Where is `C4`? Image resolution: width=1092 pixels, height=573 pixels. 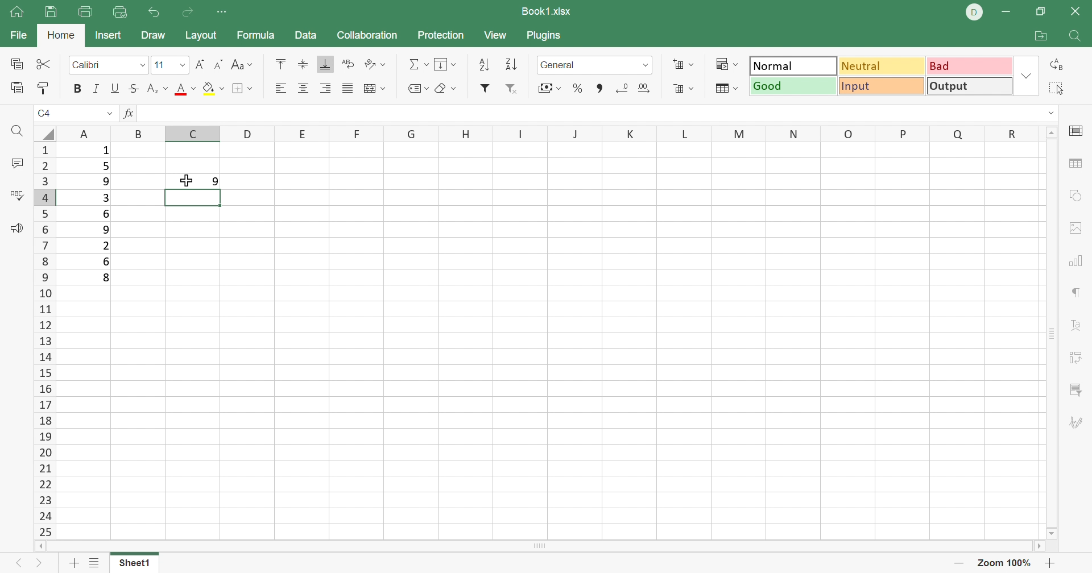 C4 is located at coordinates (49, 114).